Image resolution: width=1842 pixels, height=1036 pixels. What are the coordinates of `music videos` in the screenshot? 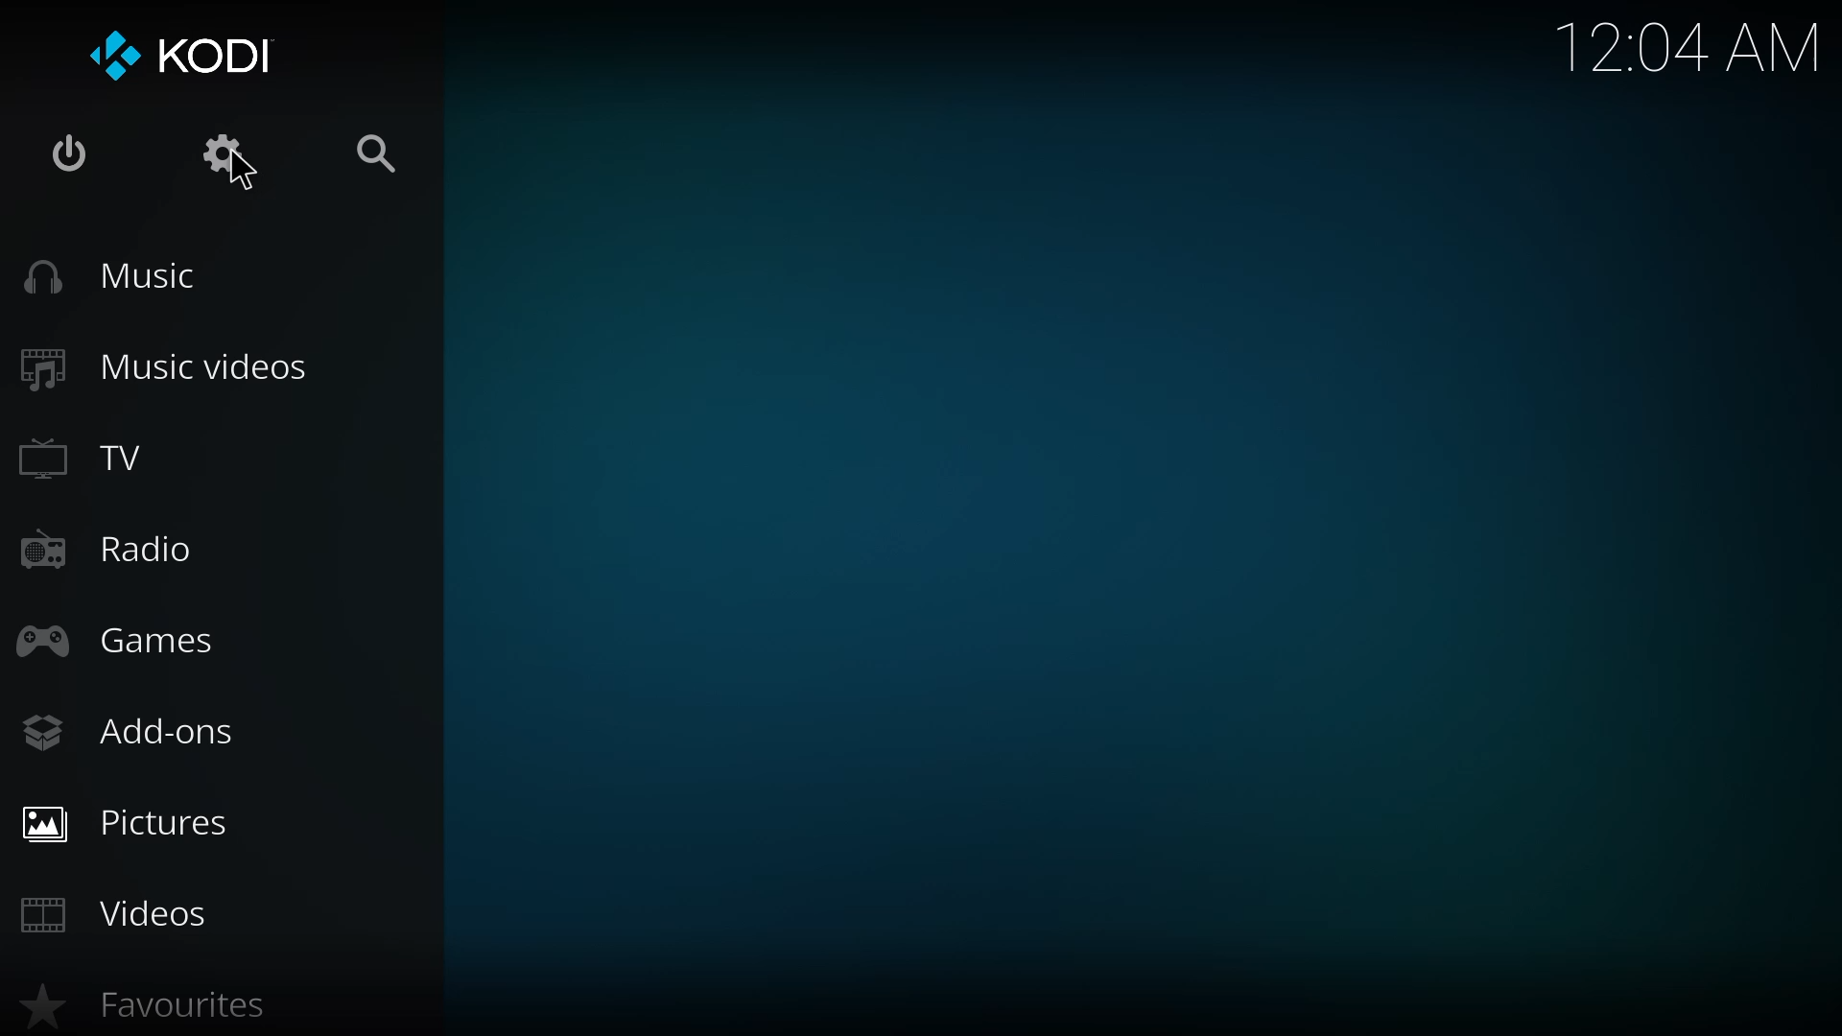 It's located at (187, 365).